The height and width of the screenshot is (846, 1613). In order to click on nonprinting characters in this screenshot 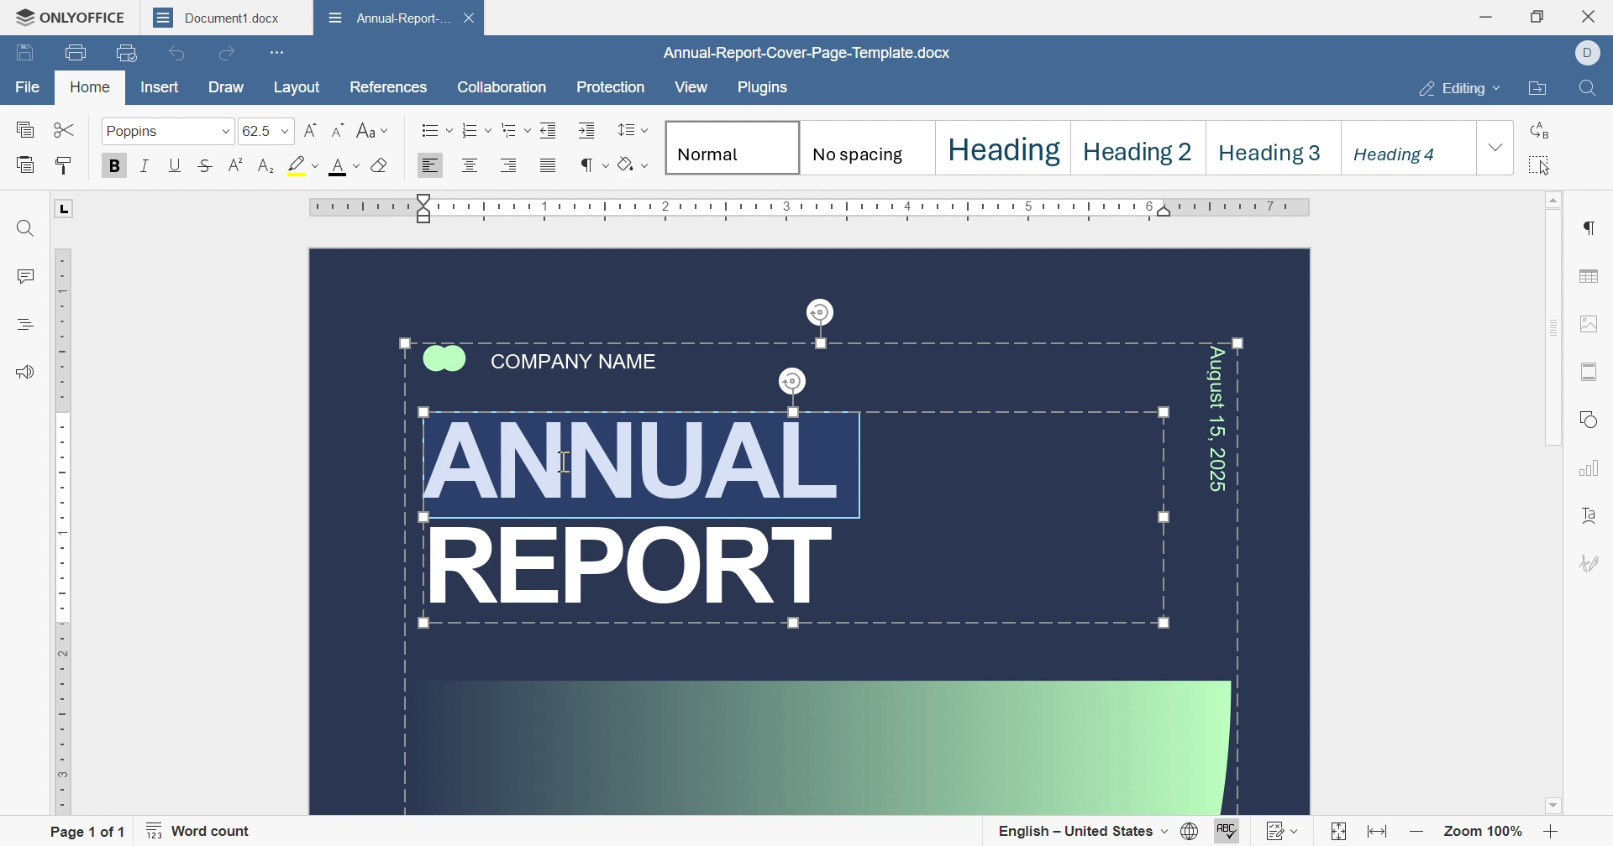, I will do `click(594, 164)`.